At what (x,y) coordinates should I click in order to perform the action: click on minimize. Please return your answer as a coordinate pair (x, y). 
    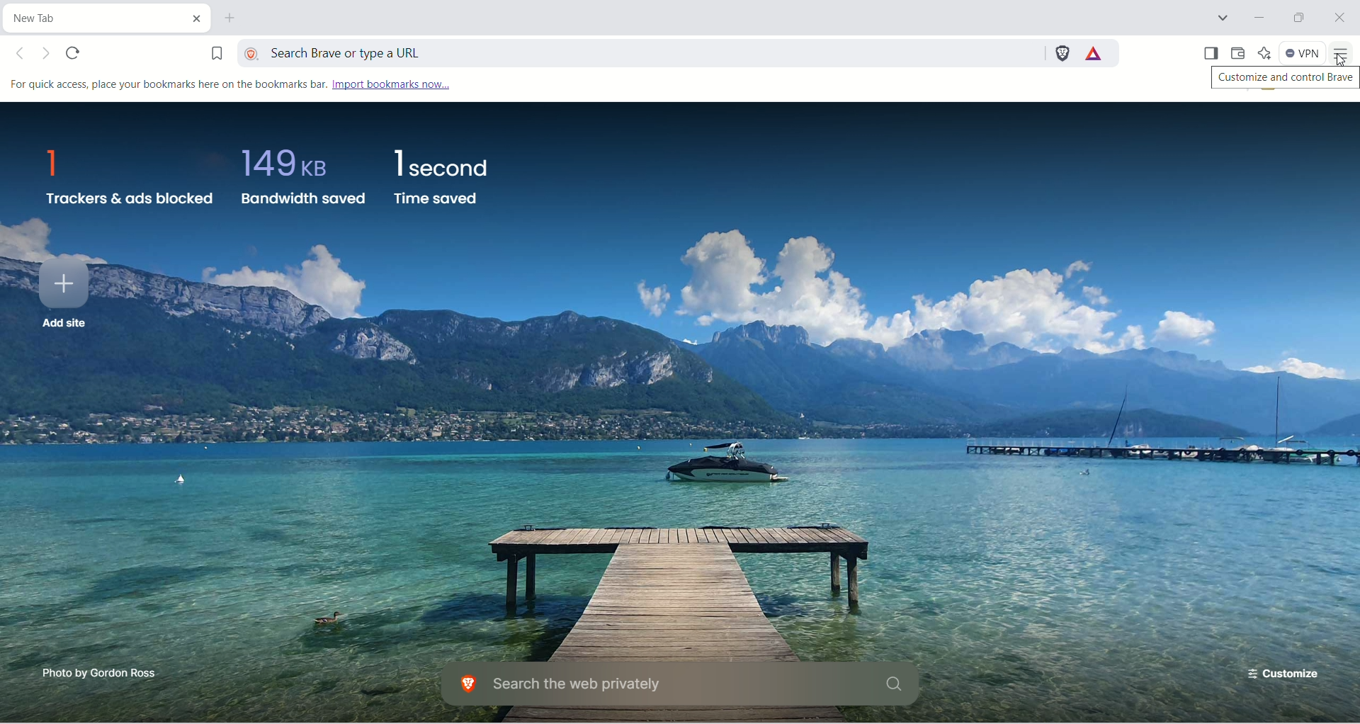
    Looking at the image, I should click on (1255, 16).